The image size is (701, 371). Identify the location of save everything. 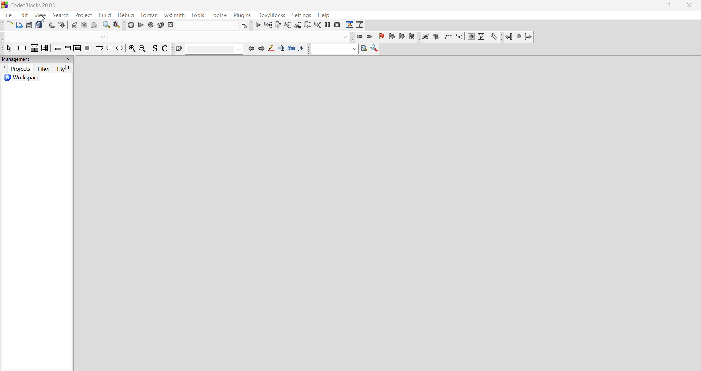
(38, 25).